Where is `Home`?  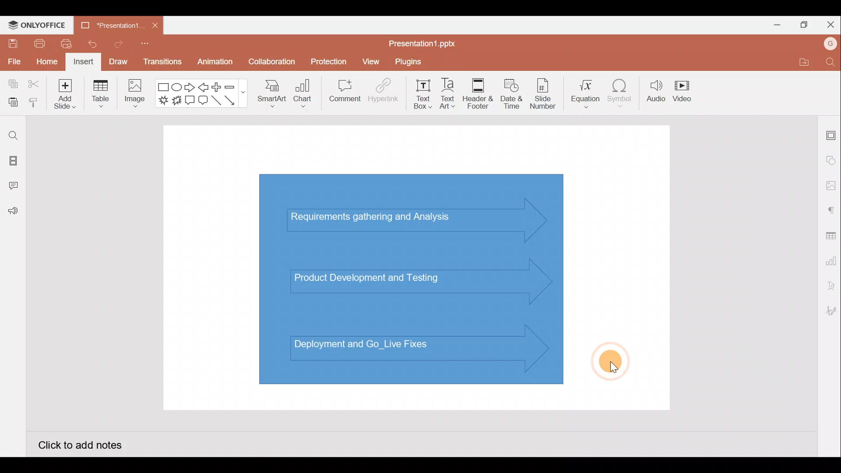 Home is located at coordinates (47, 63).